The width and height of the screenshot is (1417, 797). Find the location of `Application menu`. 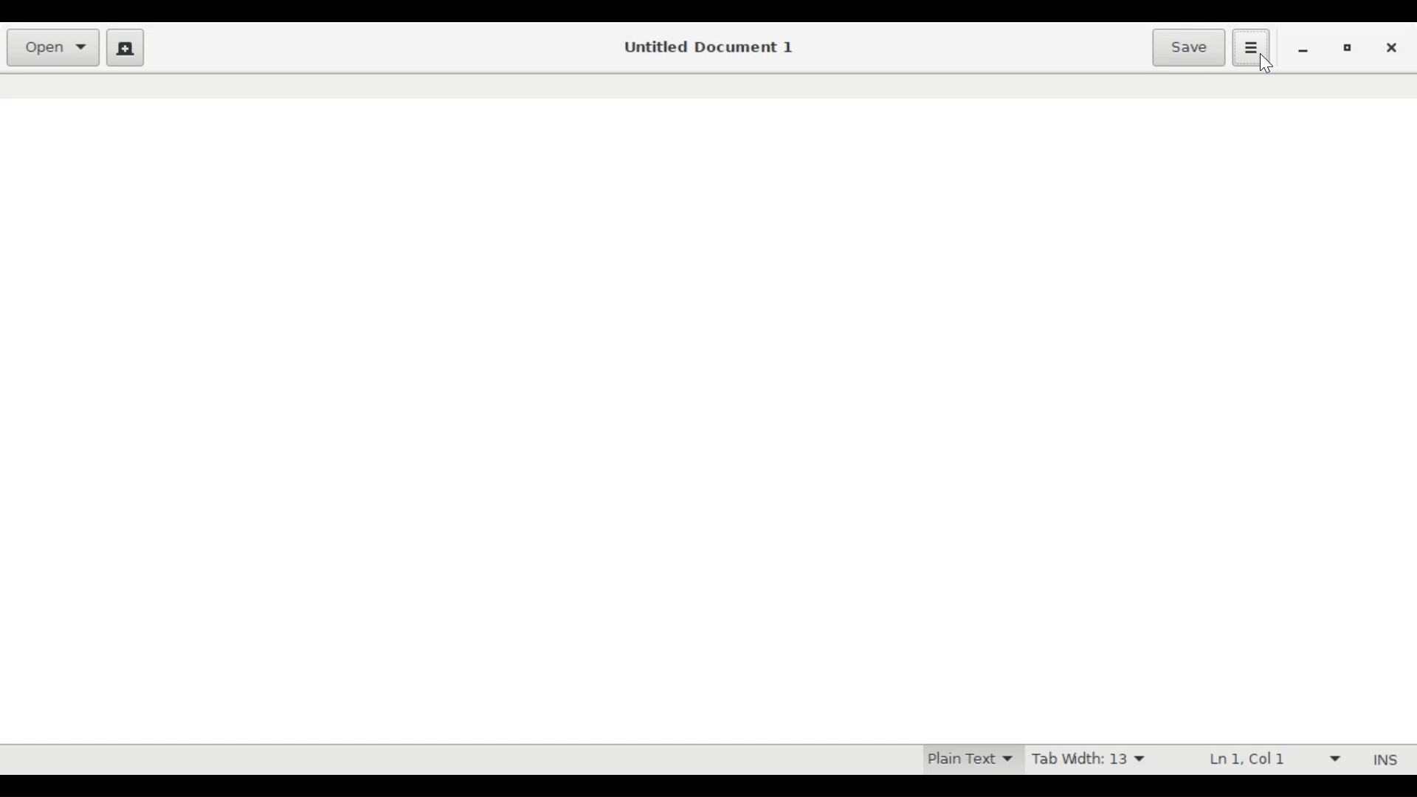

Application menu is located at coordinates (1250, 46).